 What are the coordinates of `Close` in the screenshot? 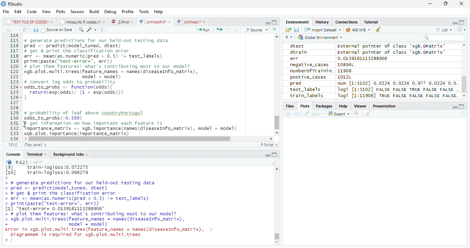 It's located at (461, 4).